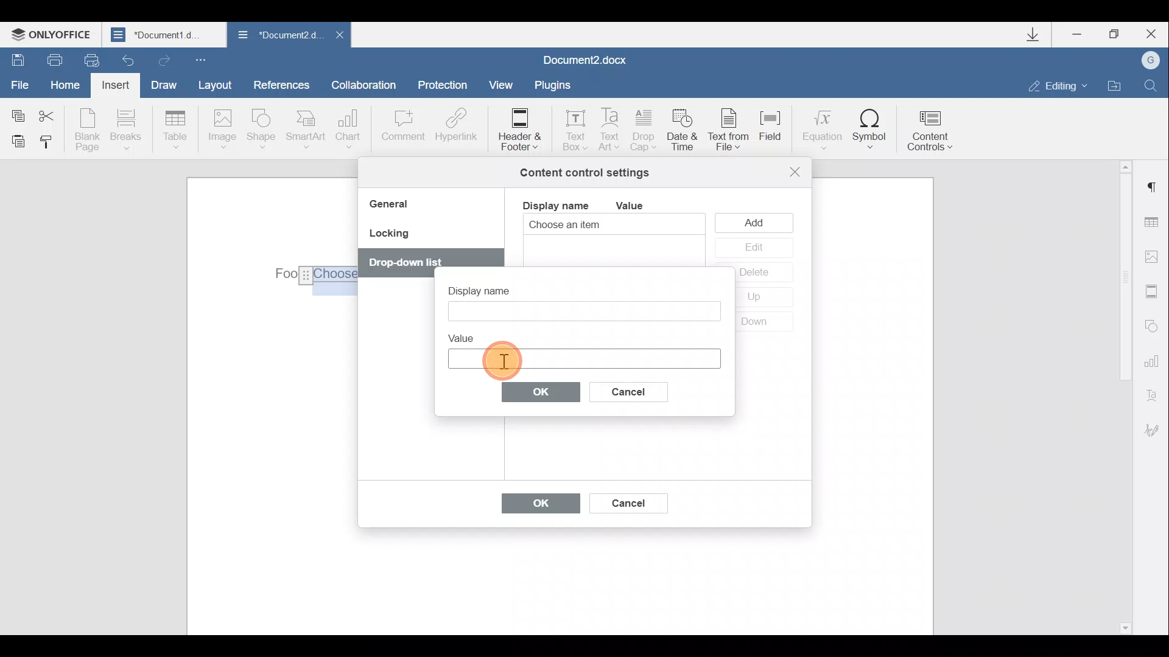 Image resolution: width=1169 pixels, height=657 pixels. What do you see at coordinates (90, 61) in the screenshot?
I see `Quick print` at bounding box center [90, 61].